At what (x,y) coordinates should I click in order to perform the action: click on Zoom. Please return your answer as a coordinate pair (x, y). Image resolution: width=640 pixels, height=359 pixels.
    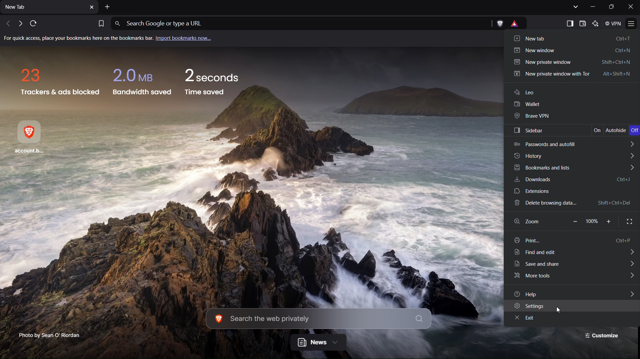
    Looking at the image, I should click on (536, 222).